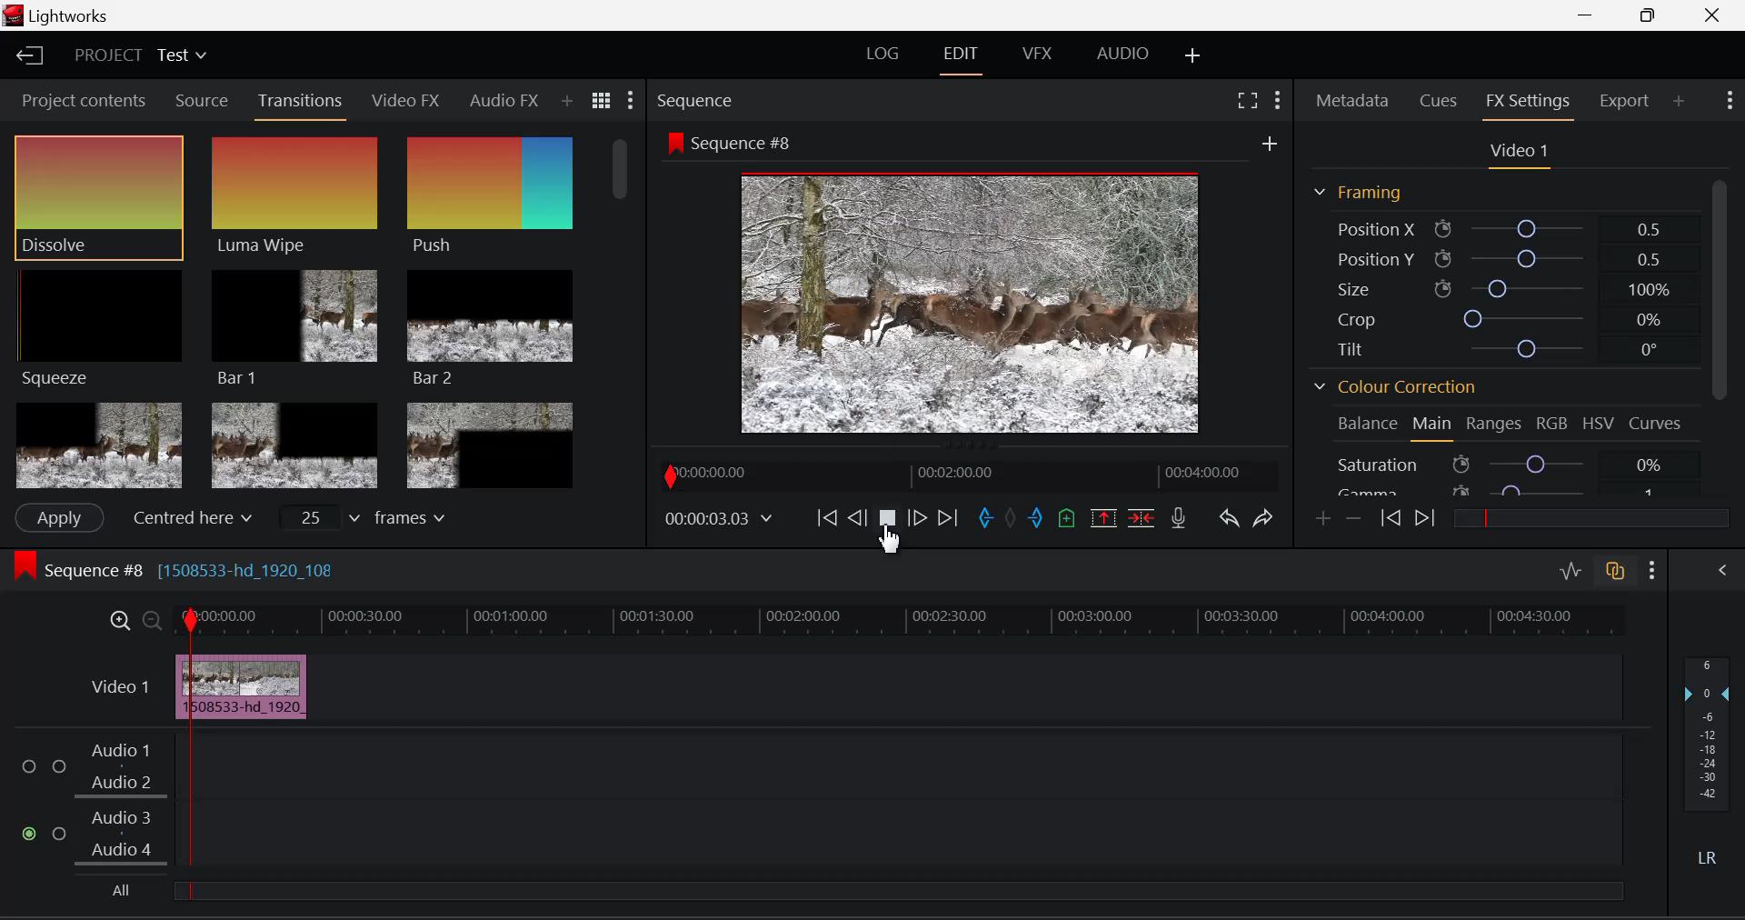 This screenshot has width=1745, height=920. What do you see at coordinates (698, 101) in the screenshot?
I see `Sequence Preview Section` at bounding box center [698, 101].